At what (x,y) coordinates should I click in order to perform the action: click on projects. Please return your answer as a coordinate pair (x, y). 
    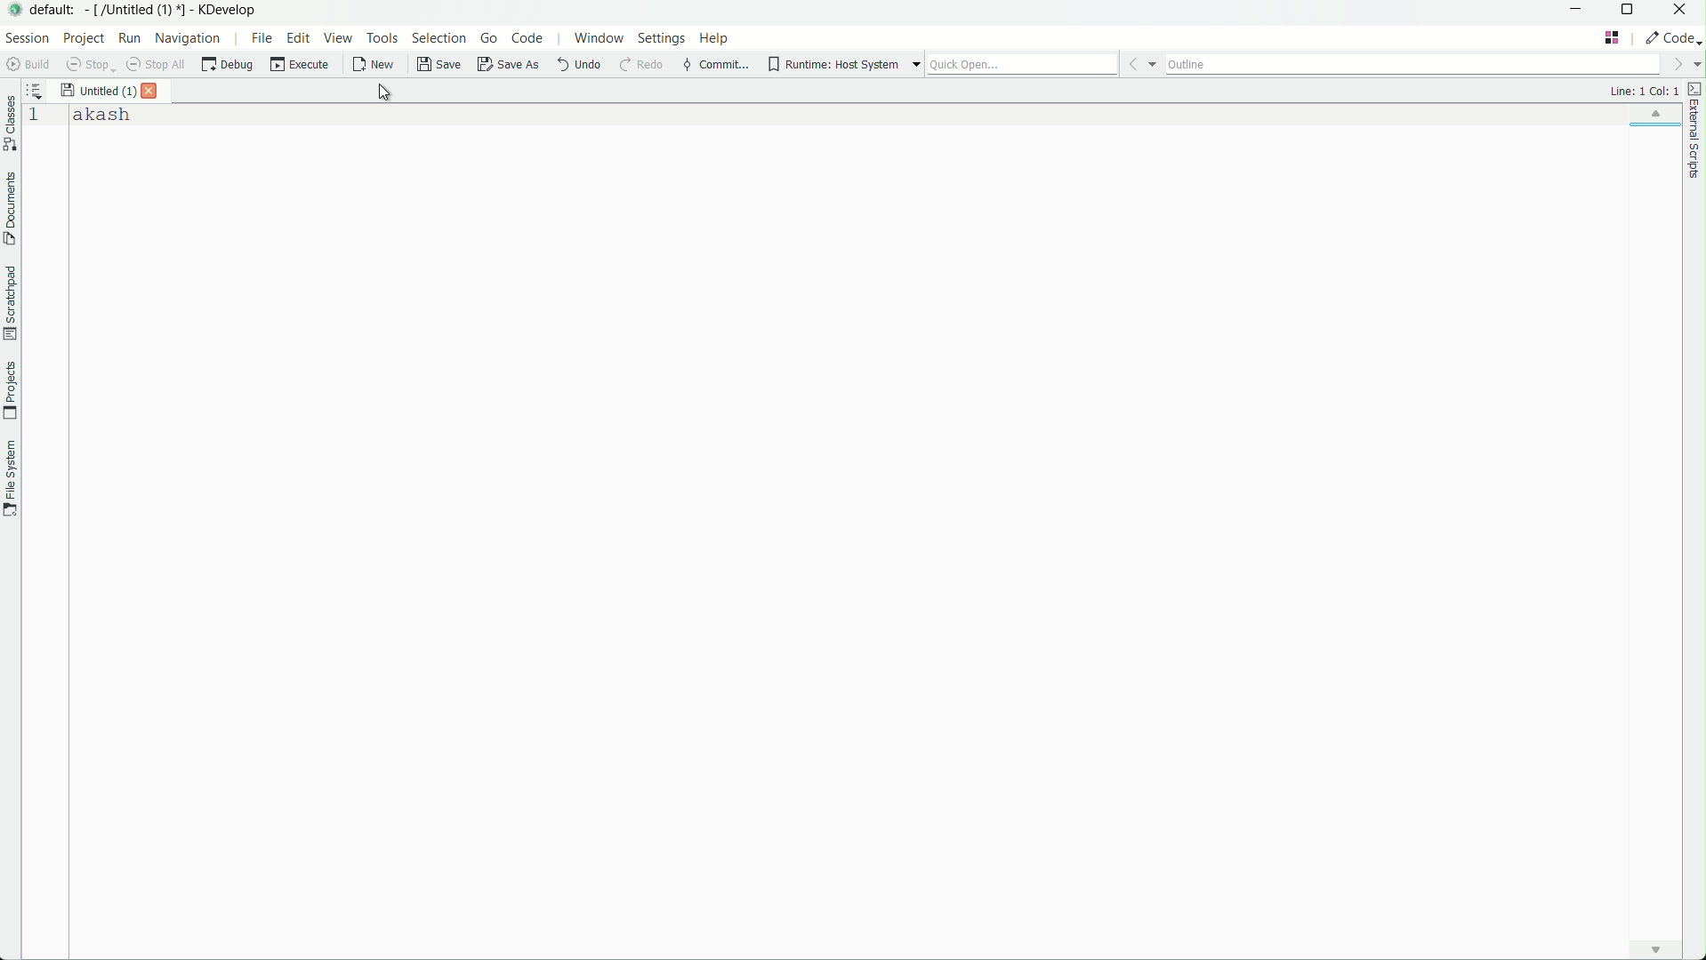
    Looking at the image, I should click on (12, 392).